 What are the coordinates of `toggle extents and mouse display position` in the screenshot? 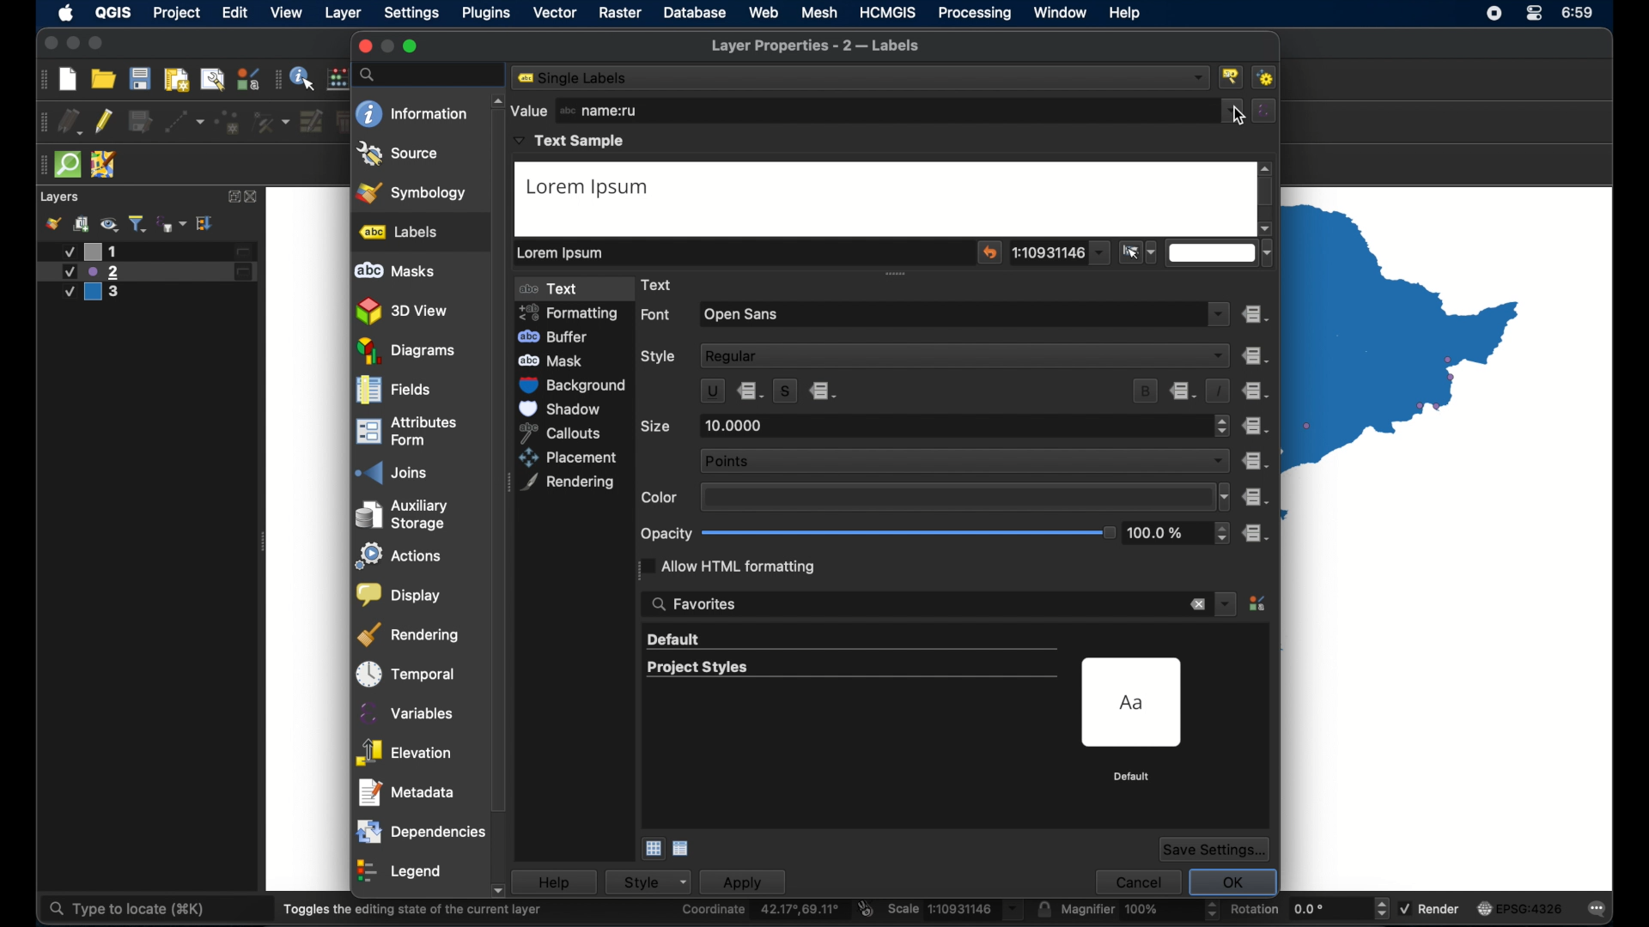 It's located at (867, 908).